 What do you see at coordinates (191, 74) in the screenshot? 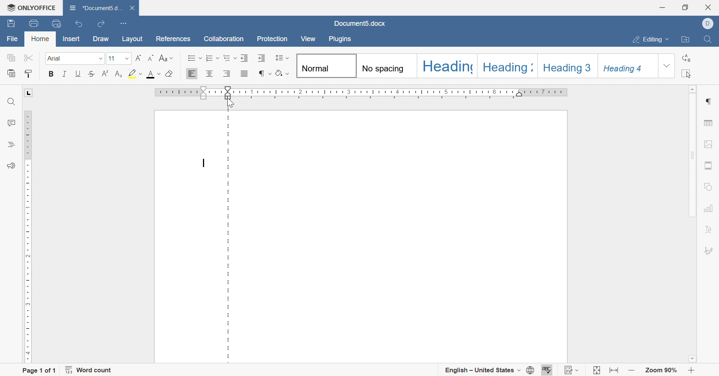
I see `Align Left` at bounding box center [191, 74].